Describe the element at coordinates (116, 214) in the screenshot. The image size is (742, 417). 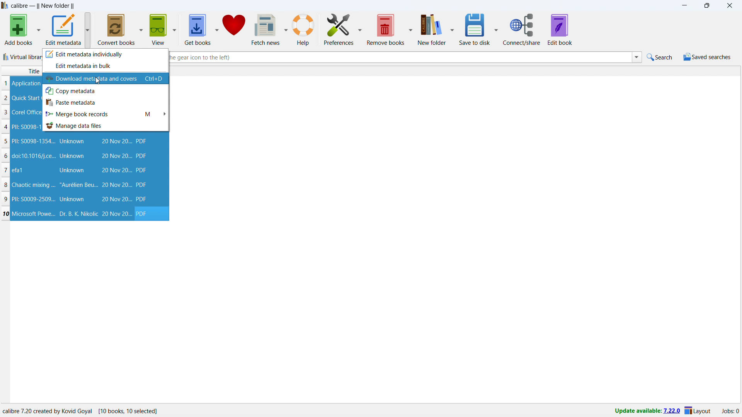
I see `20 Nov 20...` at that location.